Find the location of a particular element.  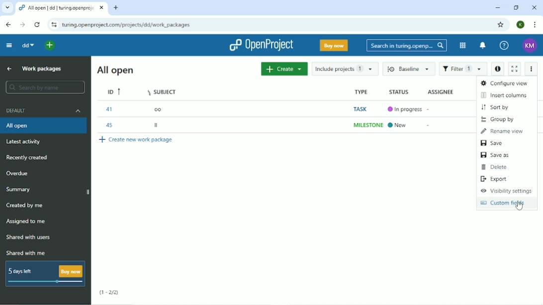

Minimize is located at coordinates (498, 8).